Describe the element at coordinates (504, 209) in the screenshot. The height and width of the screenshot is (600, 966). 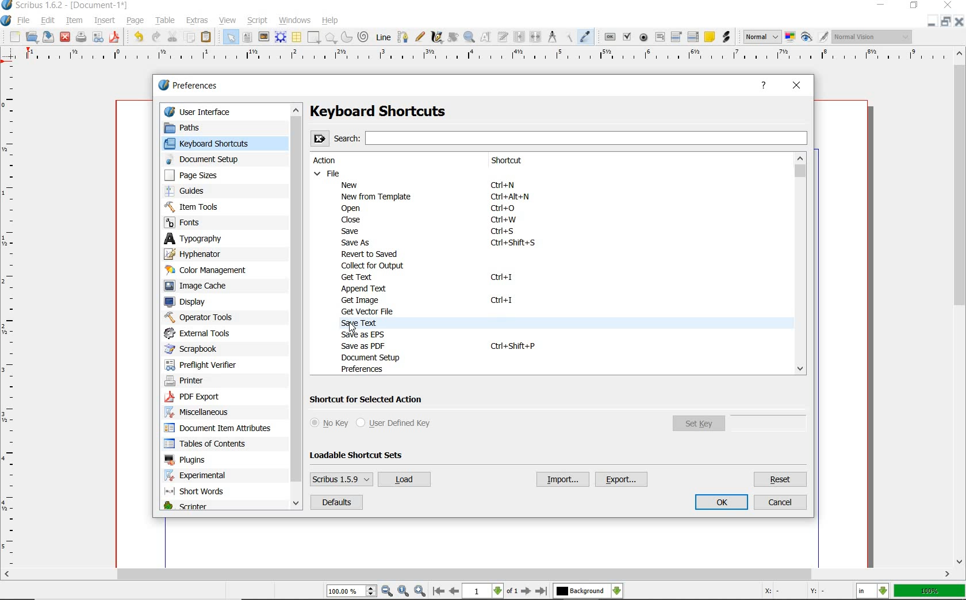
I see `Ctrl + O` at that location.